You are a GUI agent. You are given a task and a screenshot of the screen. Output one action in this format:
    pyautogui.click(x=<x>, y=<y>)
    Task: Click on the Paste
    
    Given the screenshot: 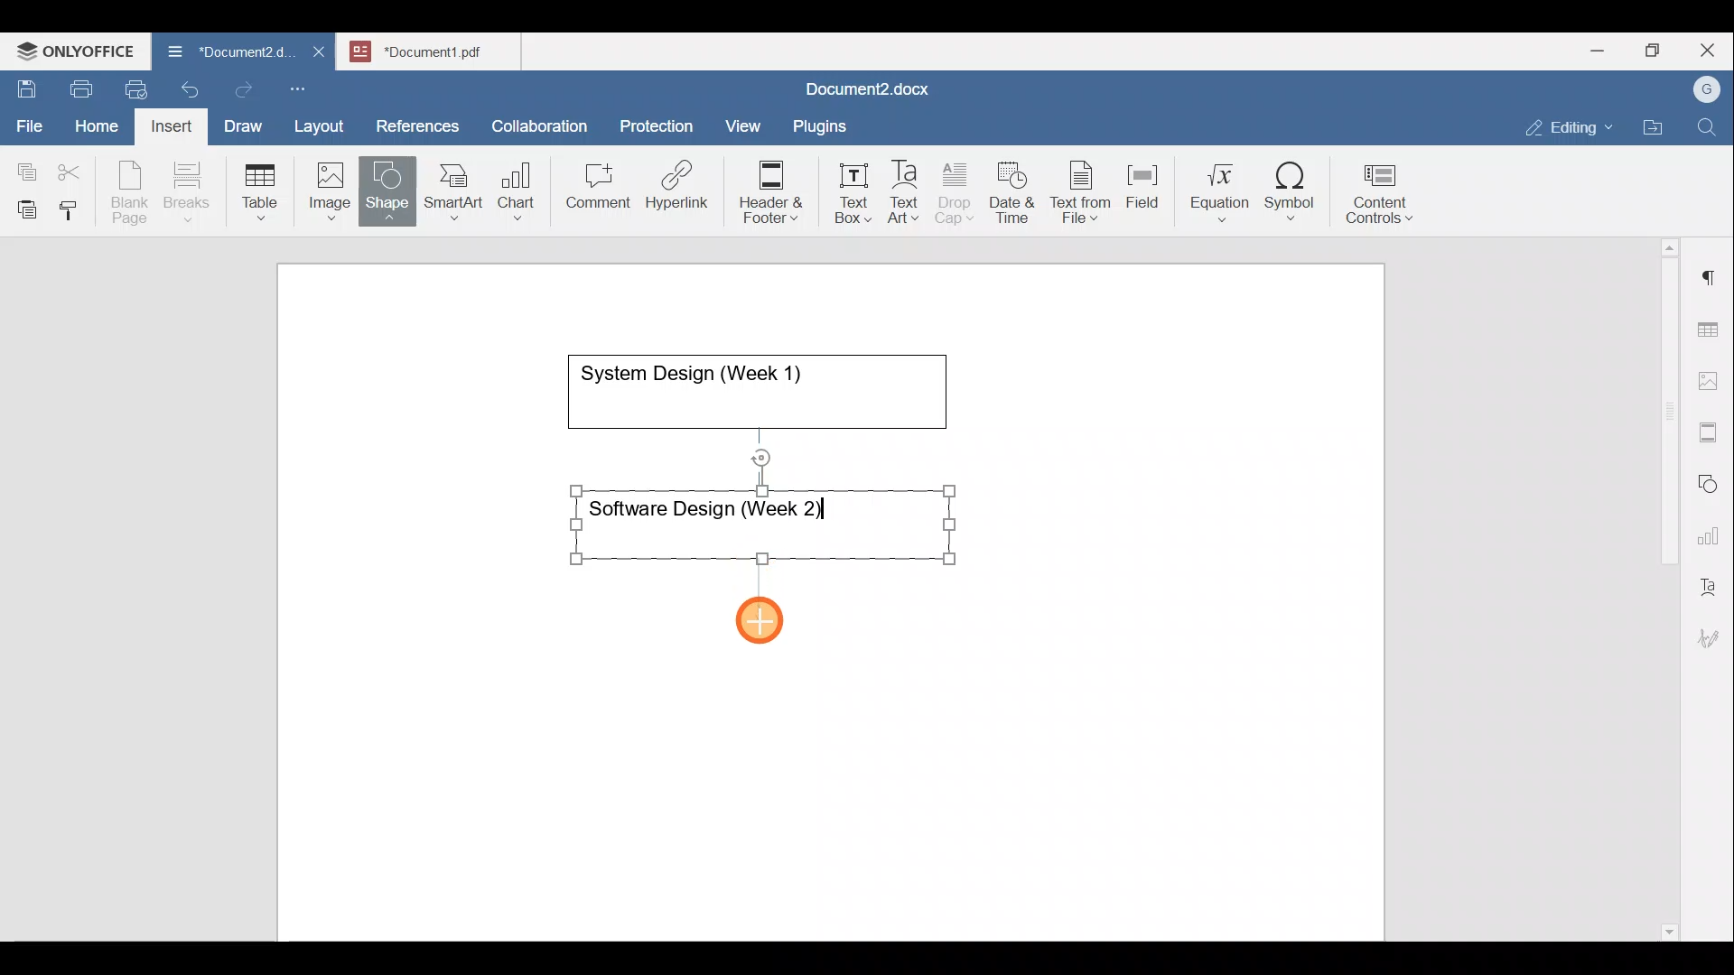 What is the action you would take?
    pyautogui.click(x=23, y=205)
    